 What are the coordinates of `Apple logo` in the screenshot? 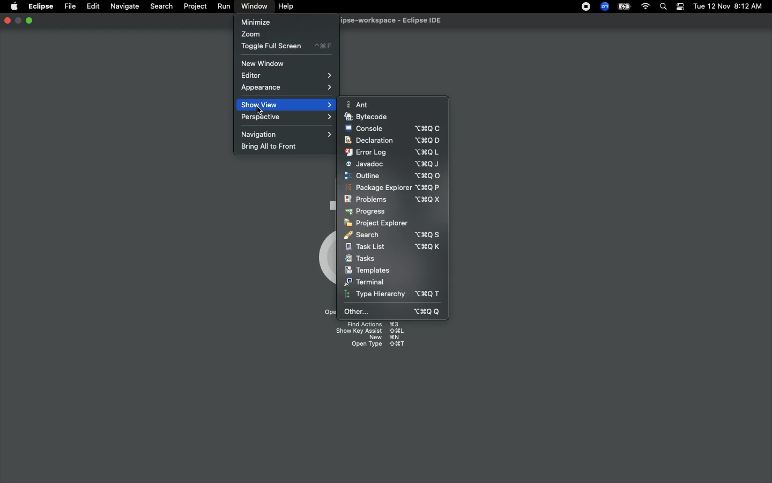 It's located at (13, 7).